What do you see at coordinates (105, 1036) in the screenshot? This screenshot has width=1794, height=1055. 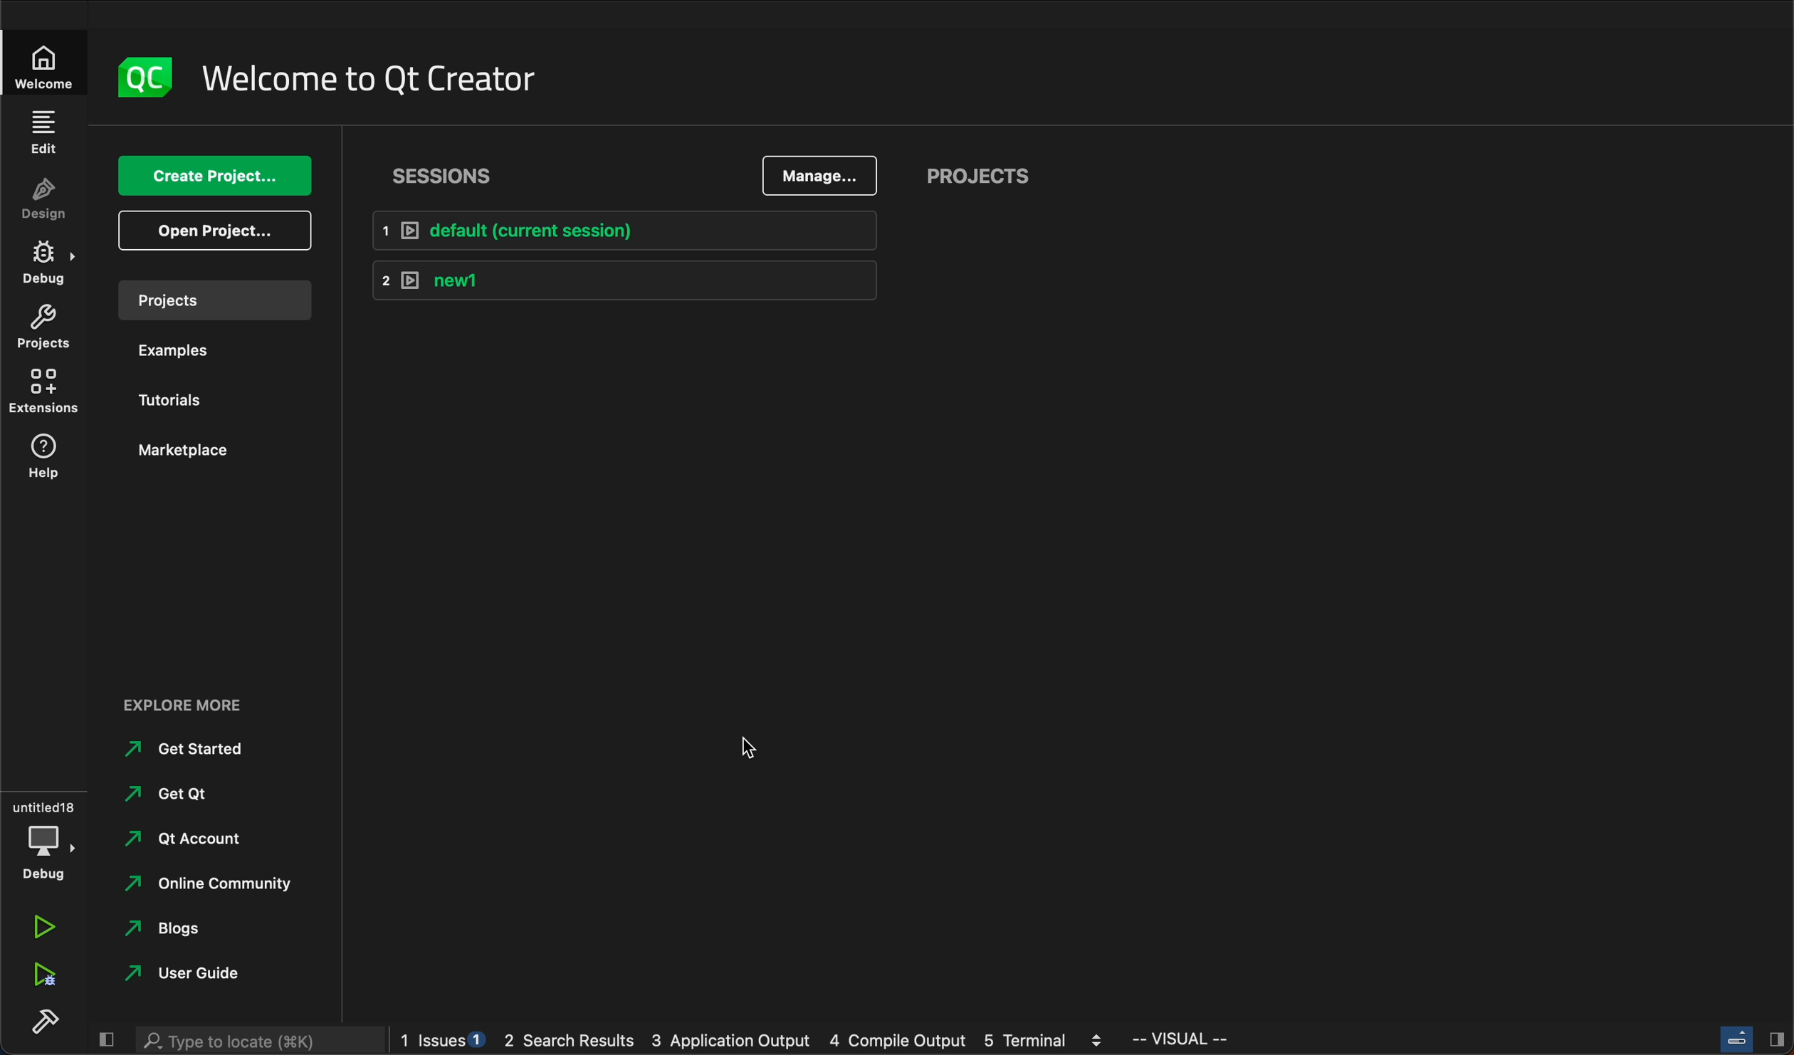 I see `close slide bar` at bounding box center [105, 1036].